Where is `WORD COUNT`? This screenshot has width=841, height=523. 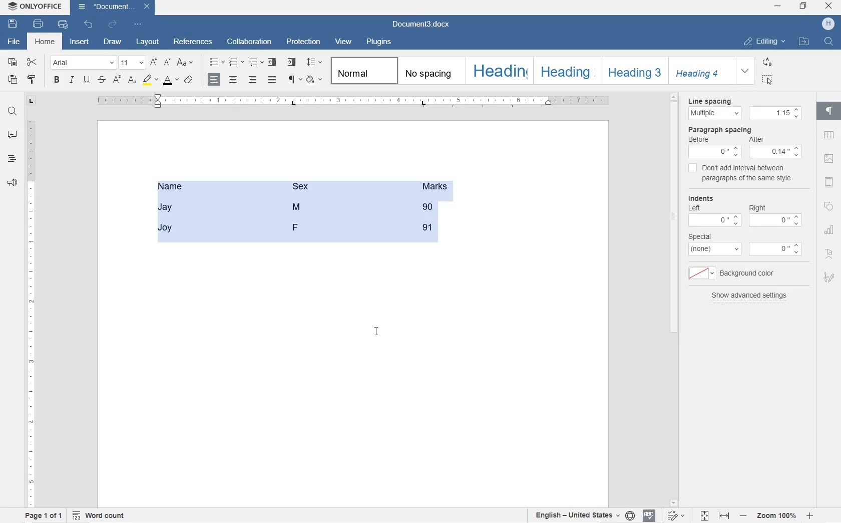 WORD COUNT is located at coordinates (99, 515).